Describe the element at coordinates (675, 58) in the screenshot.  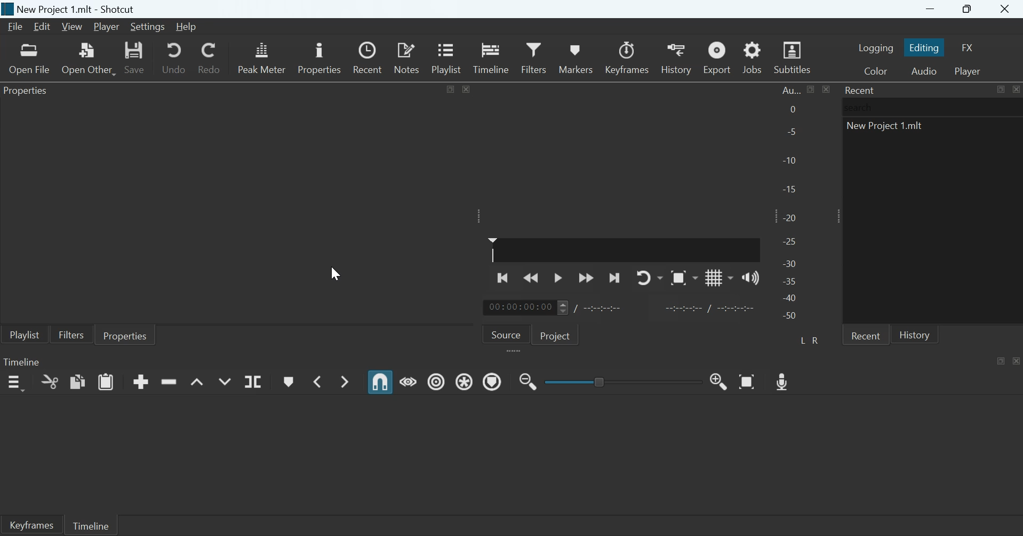
I see `History` at that location.